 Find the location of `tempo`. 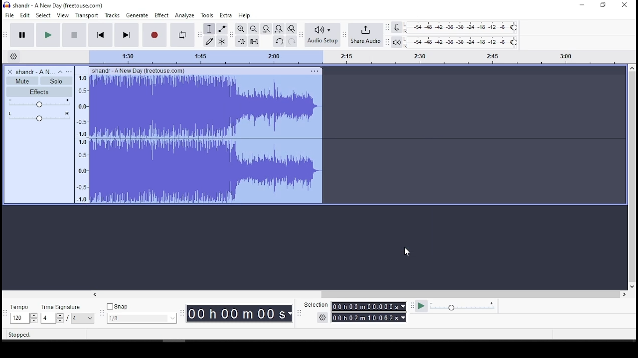

tempo is located at coordinates (23, 313).